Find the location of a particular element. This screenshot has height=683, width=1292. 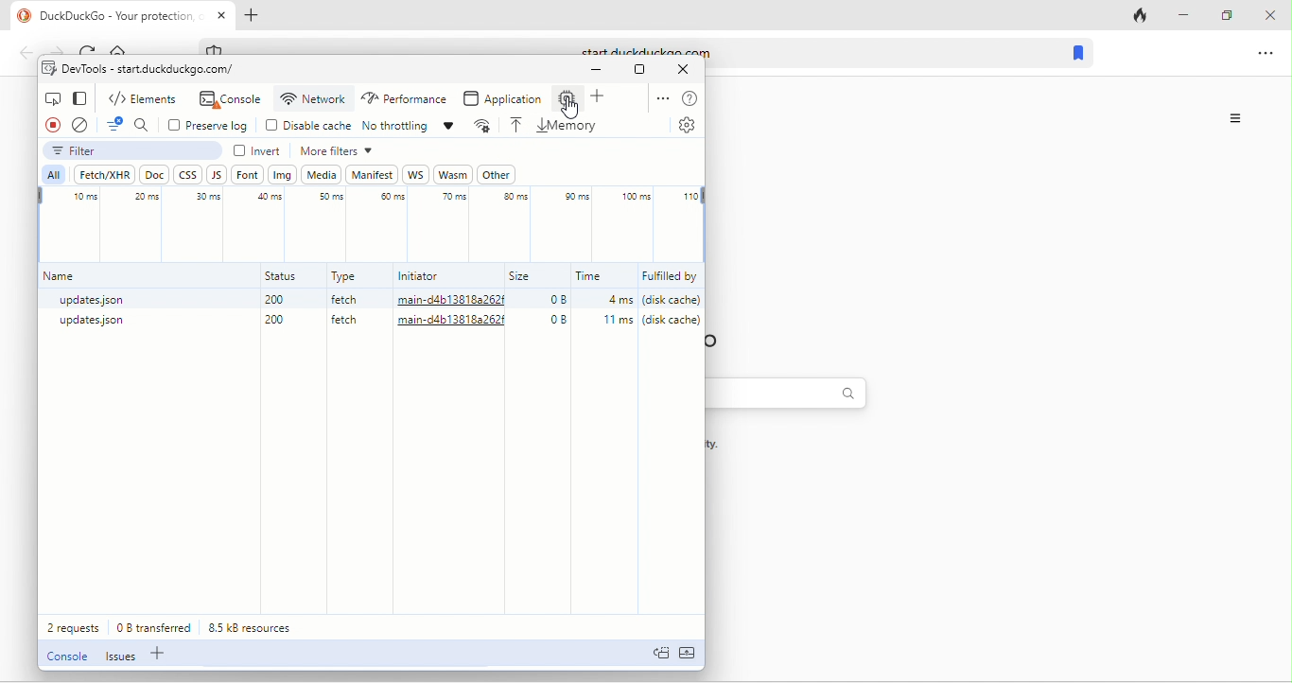

200 is located at coordinates (281, 323).